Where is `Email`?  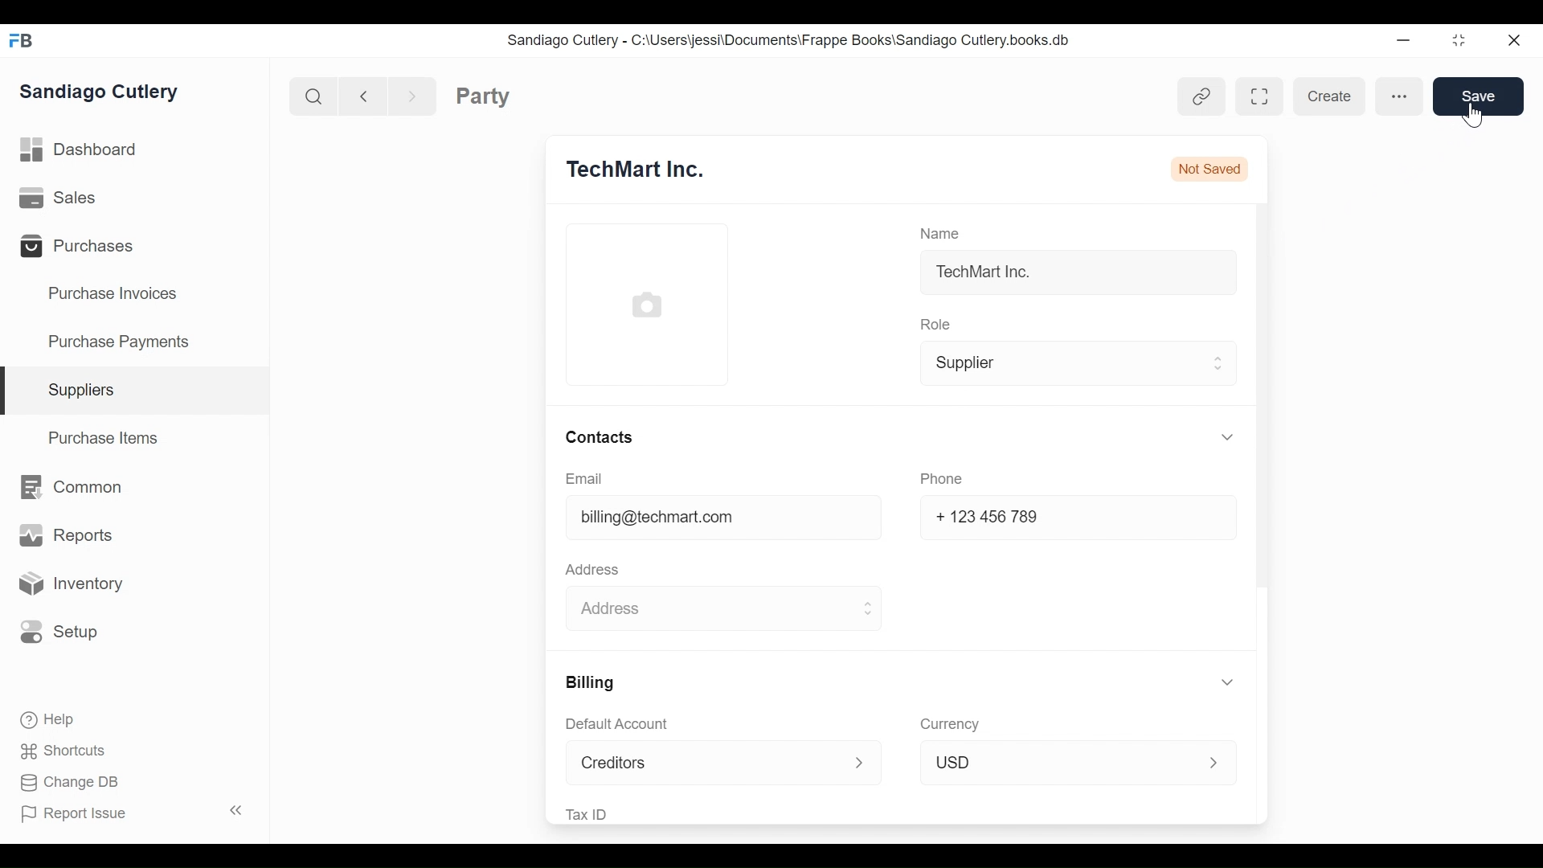
Email is located at coordinates (585, 479).